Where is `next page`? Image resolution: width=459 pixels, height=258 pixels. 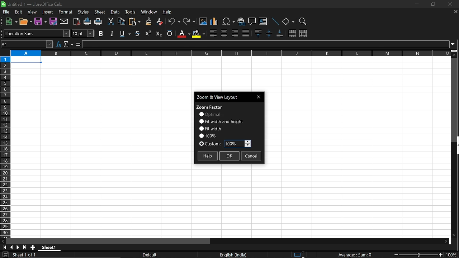
next page is located at coordinates (18, 248).